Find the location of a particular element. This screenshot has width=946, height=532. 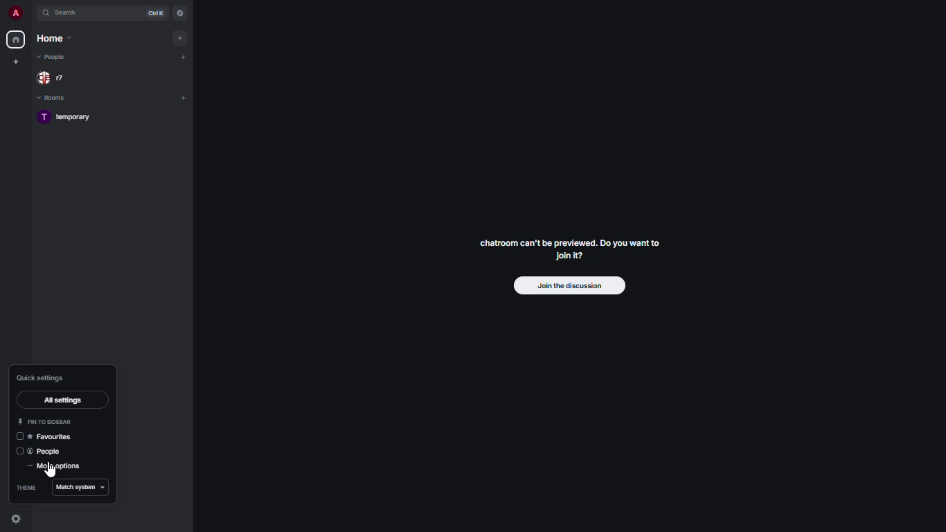

favorites is located at coordinates (55, 436).